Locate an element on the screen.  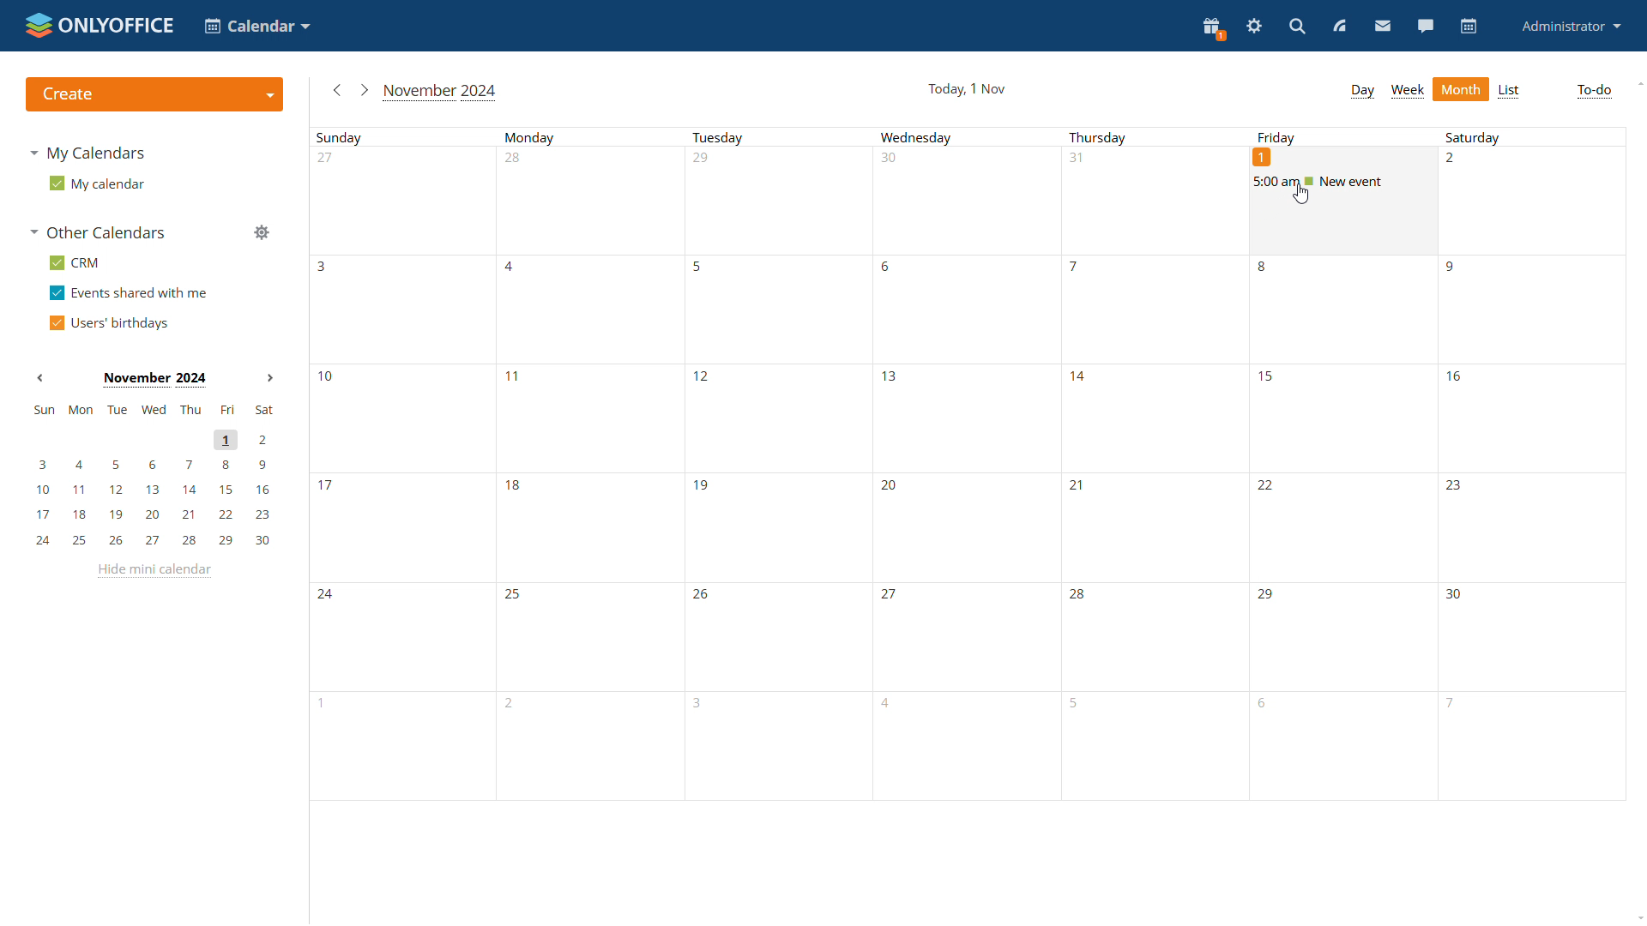
calendar is located at coordinates (1469, 27).